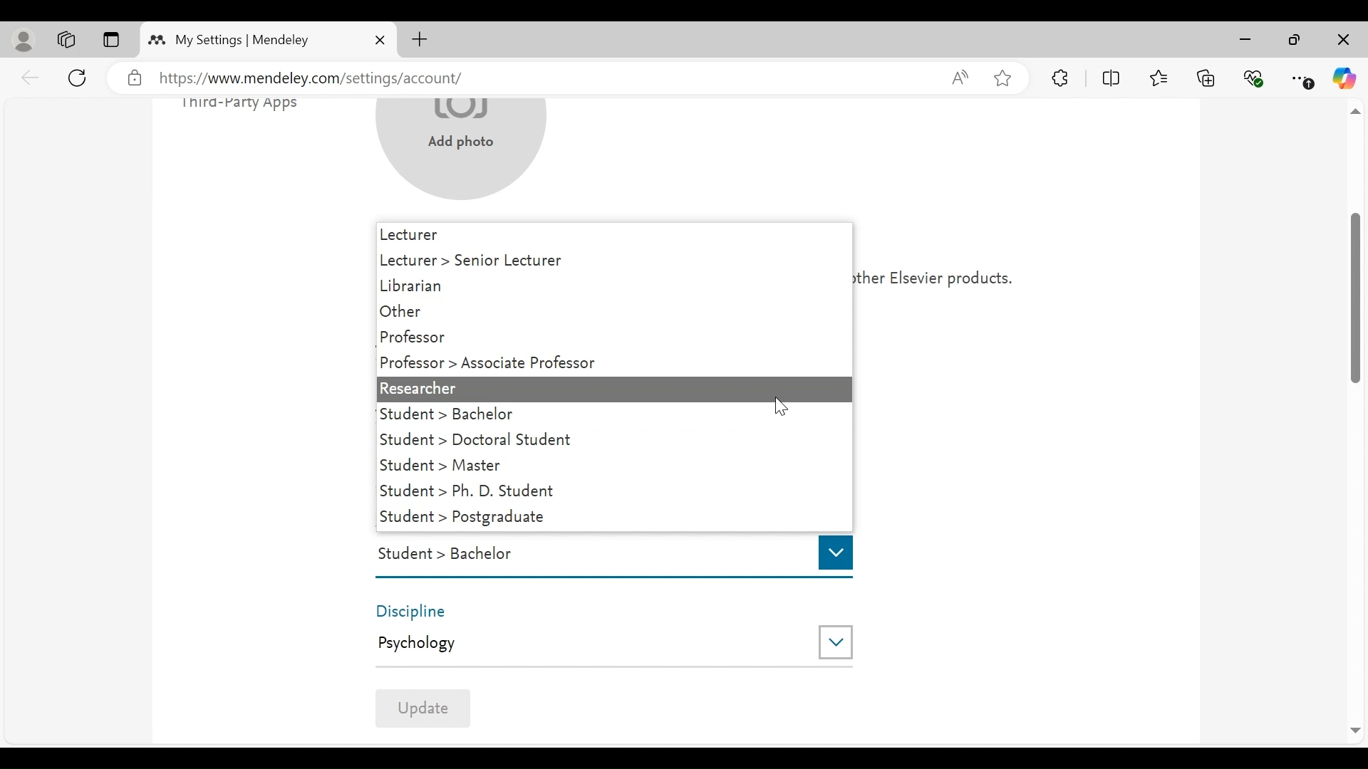  Describe the element at coordinates (110, 41) in the screenshot. I see `Tab Actions Menu` at that location.